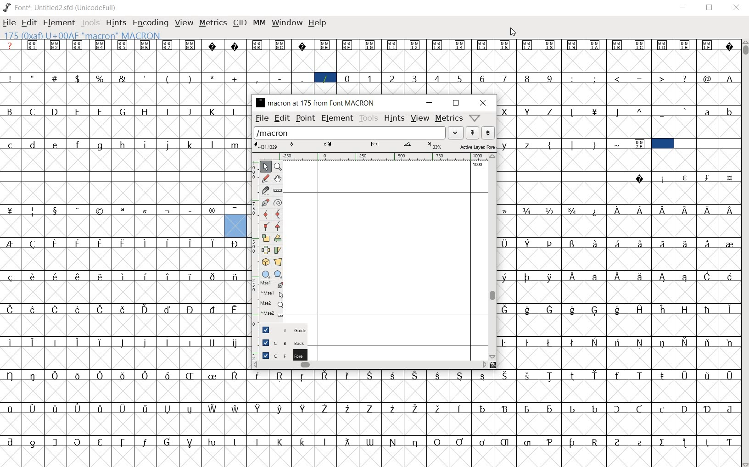 The image size is (749, 467). What do you see at coordinates (11, 144) in the screenshot?
I see `c` at bounding box center [11, 144].